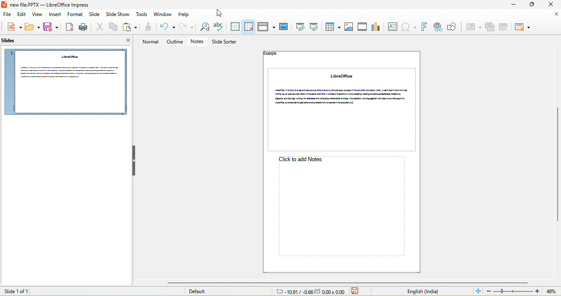 Image resolution: width=561 pixels, height=296 pixels. What do you see at coordinates (409, 27) in the screenshot?
I see `special character` at bounding box center [409, 27].